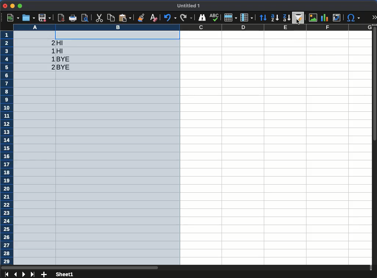  I want to click on pdf viewer, so click(62, 18).